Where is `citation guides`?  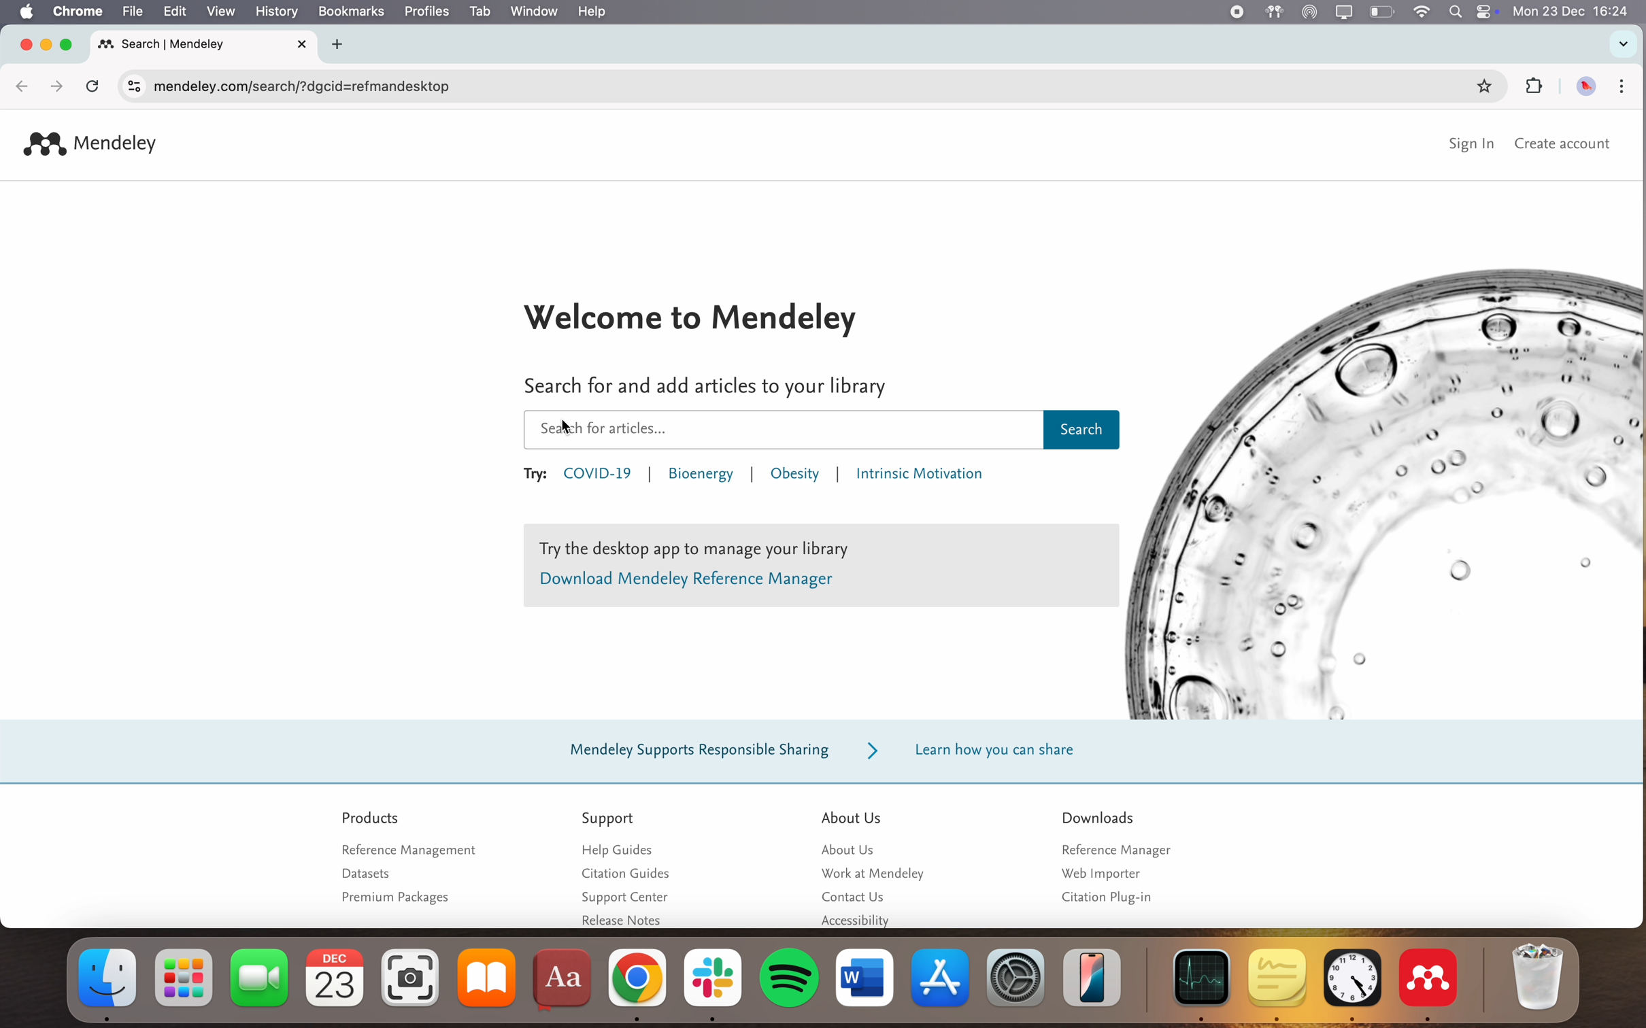 citation guides is located at coordinates (620, 875).